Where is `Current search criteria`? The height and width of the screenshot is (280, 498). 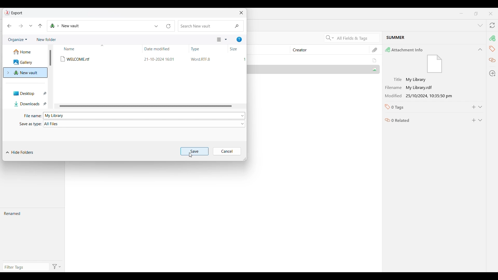
Current search criteria is located at coordinates (357, 38).